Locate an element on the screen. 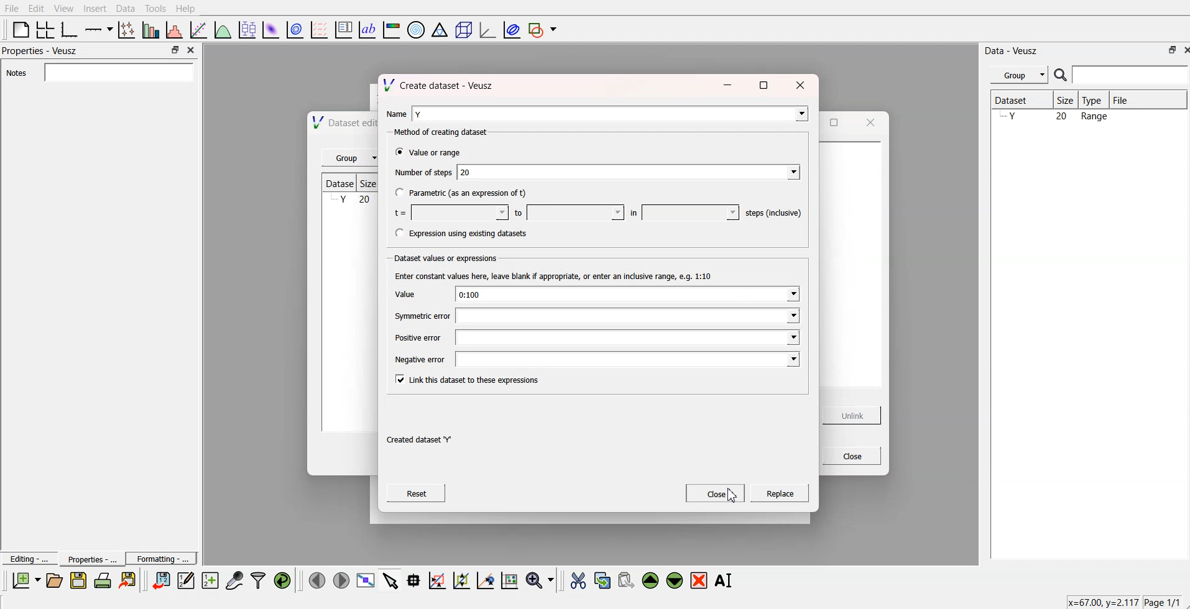 This screenshot has height=609, width=1190. plot a 2D dataset as cont is located at coordinates (296, 30).